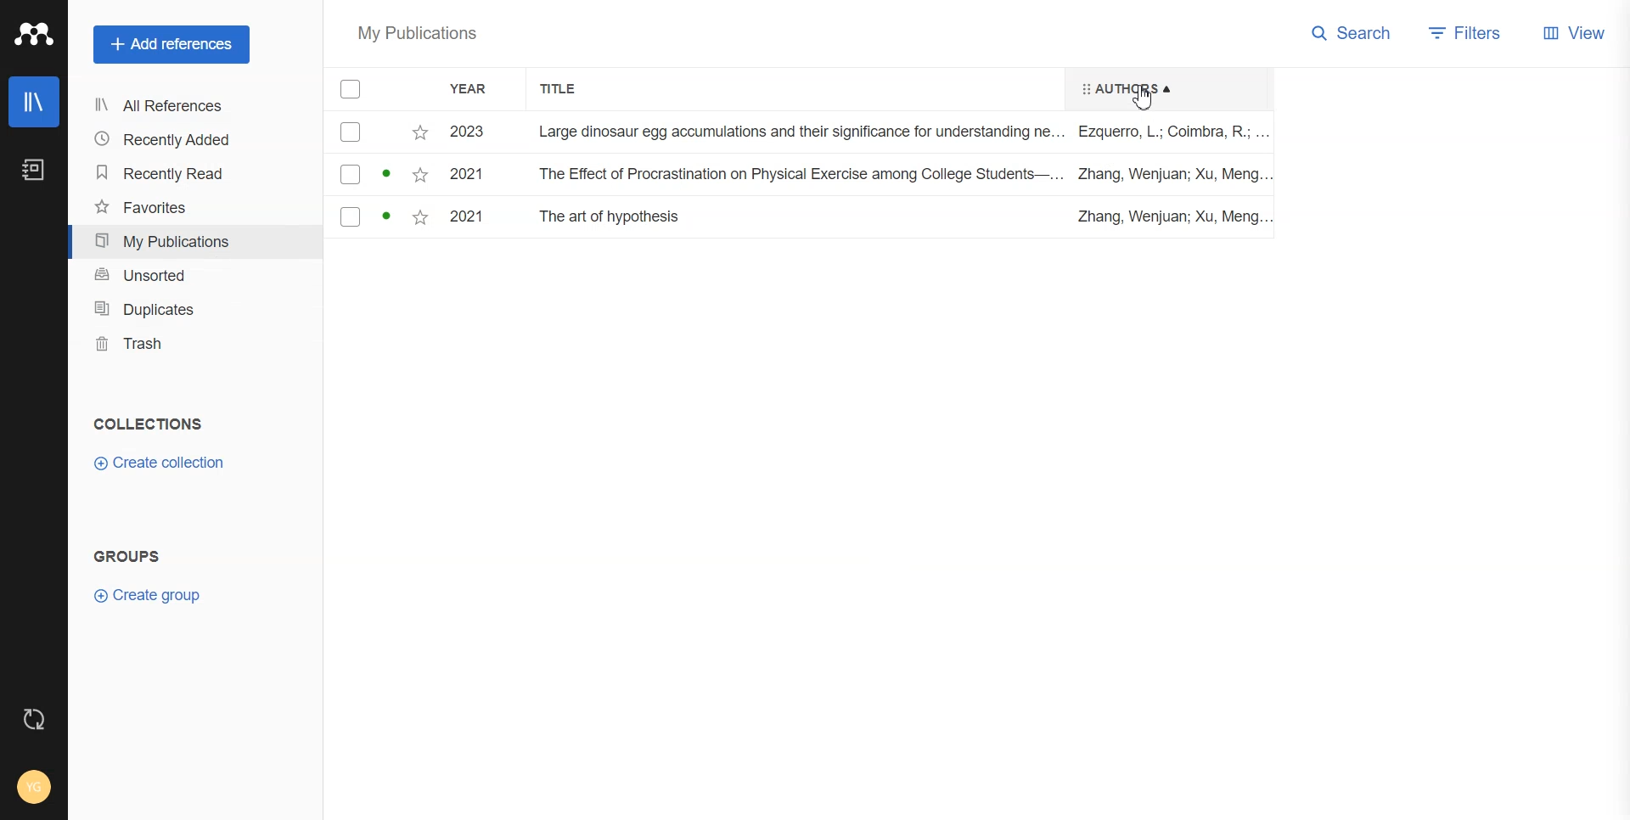 Image resolution: width=1630 pixels, height=820 pixels. What do you see at coordinates (153, 595) in the screenshot?
I see `Create group` at bounding box center [153, 595].